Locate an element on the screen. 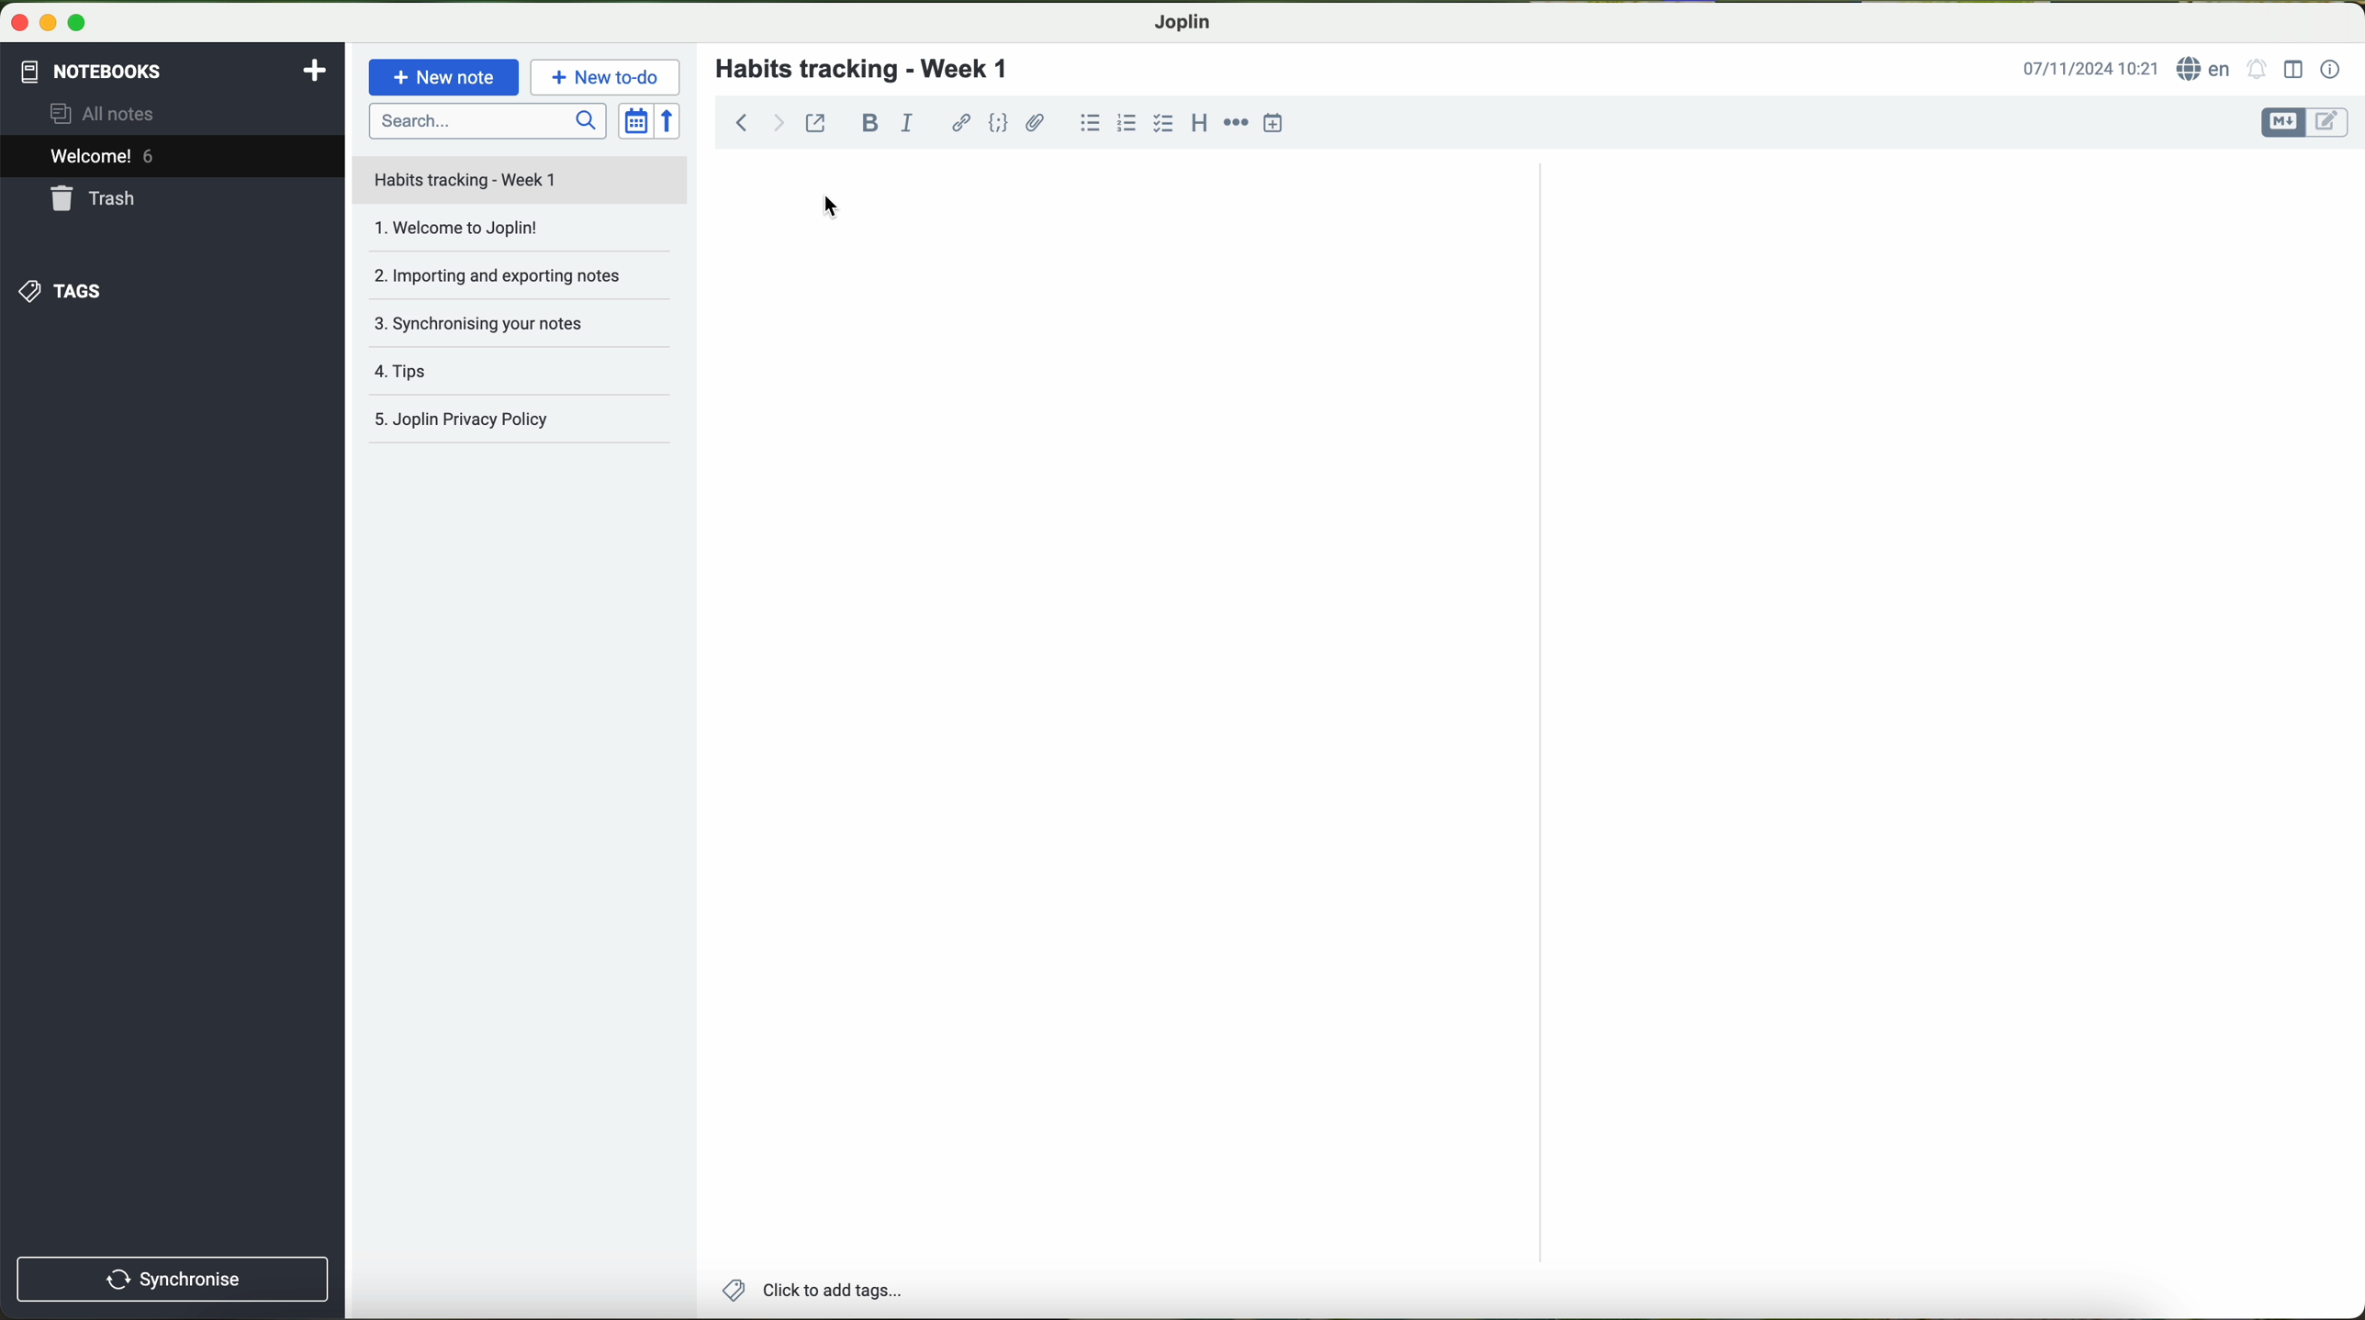  heading is located at coordinates (1197, 121).